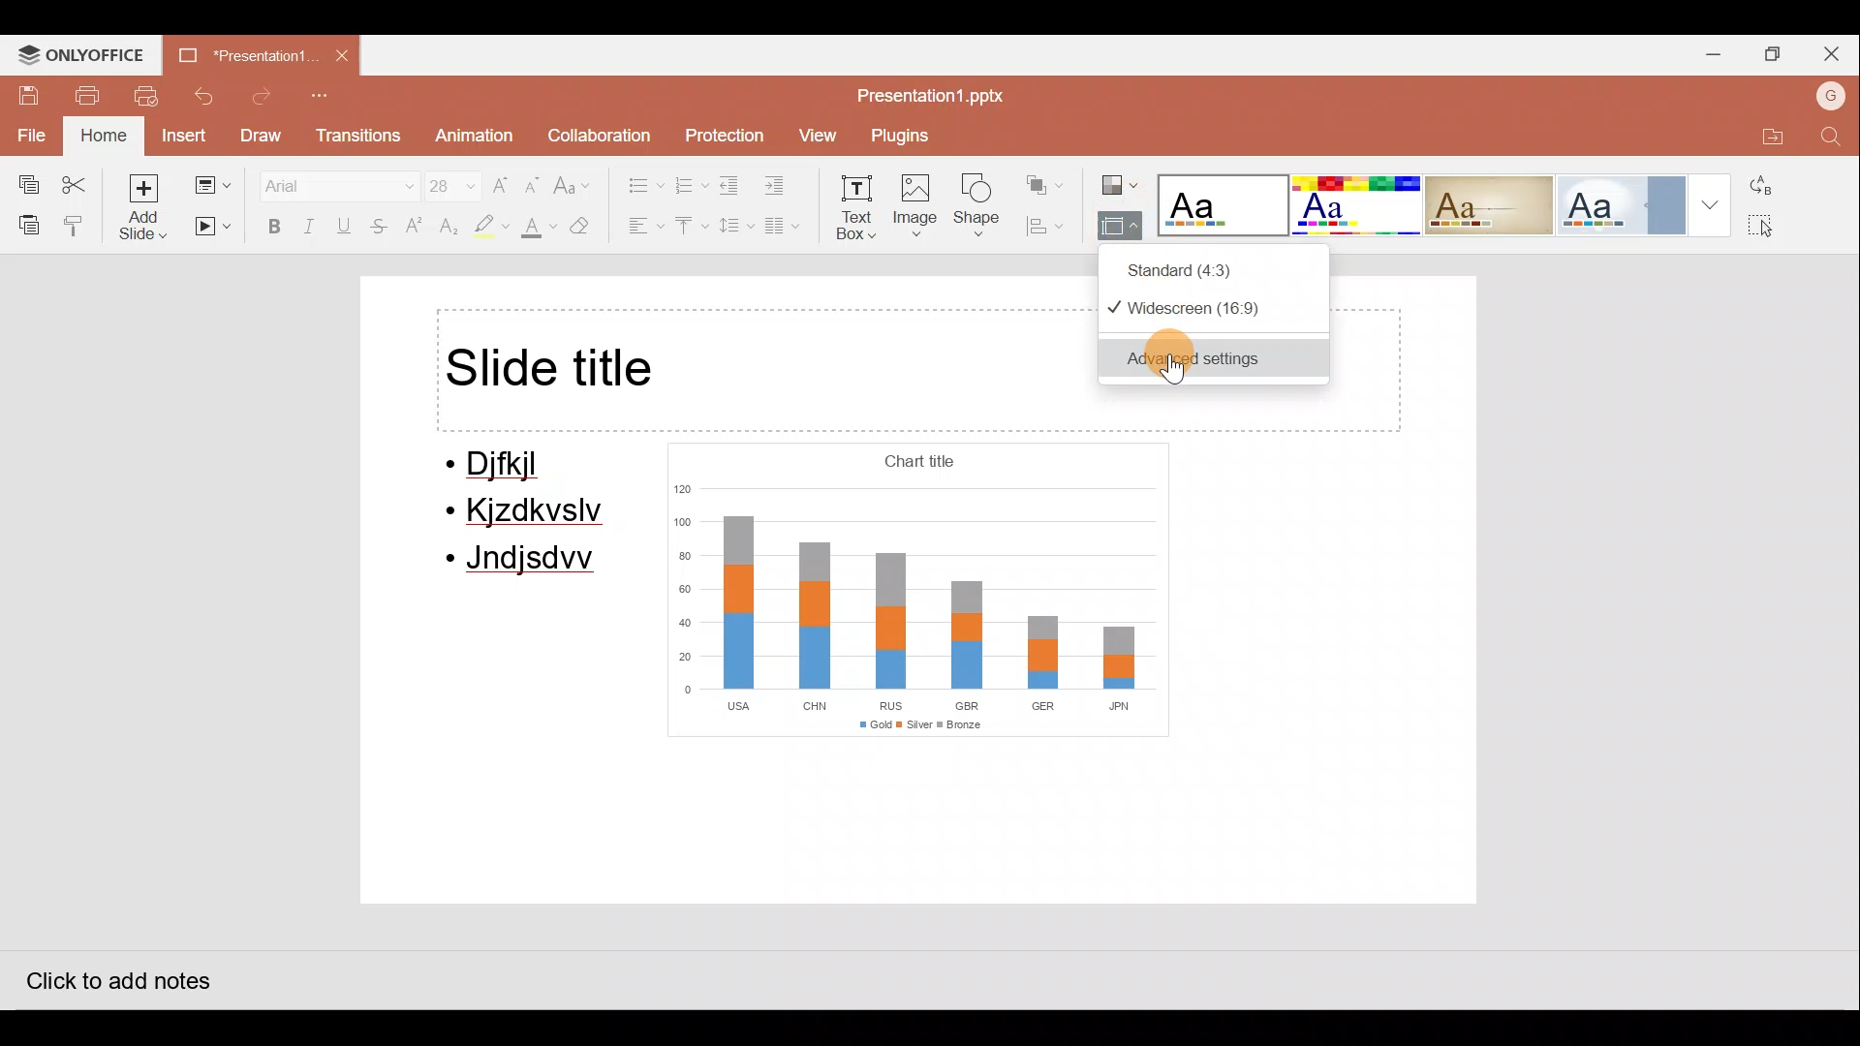 Image resolution: width=1860 pixels, height=1046 pixels. Describe the element at coordinates (22, 180) in the screenshot. I see `Copy` at that location.